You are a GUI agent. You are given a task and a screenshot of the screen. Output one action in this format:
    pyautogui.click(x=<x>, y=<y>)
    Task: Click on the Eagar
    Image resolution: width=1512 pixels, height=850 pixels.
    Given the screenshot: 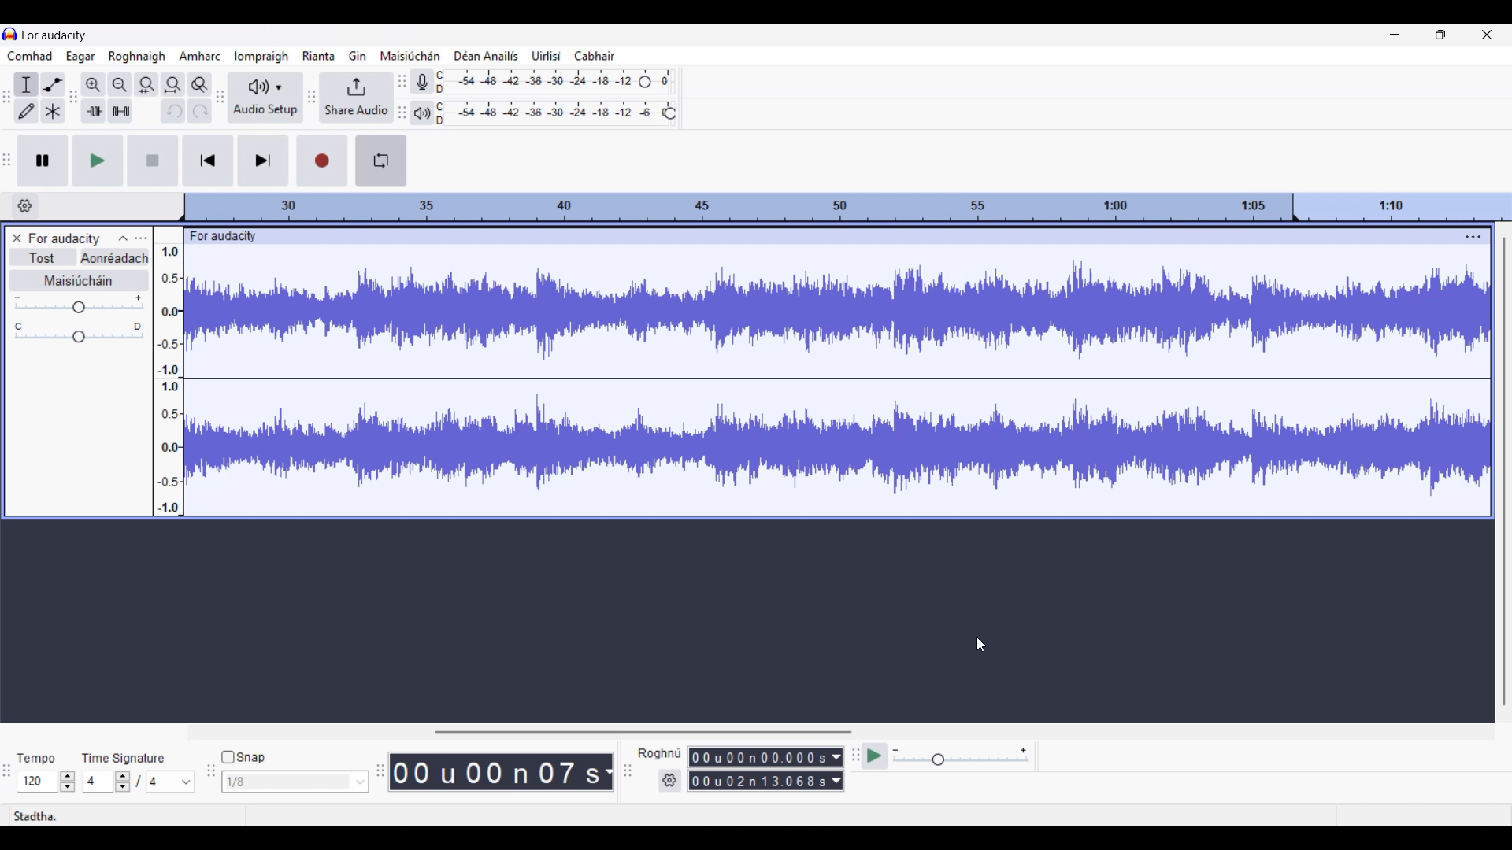 What is the action you would take?
    pyautogui.click(x=81, y=57)
    